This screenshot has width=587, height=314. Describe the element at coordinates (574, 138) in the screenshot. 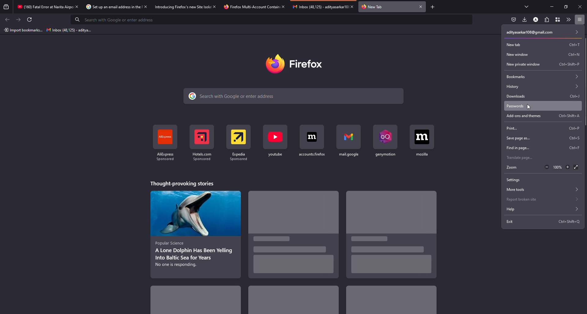

I see `shortcut` at that location.